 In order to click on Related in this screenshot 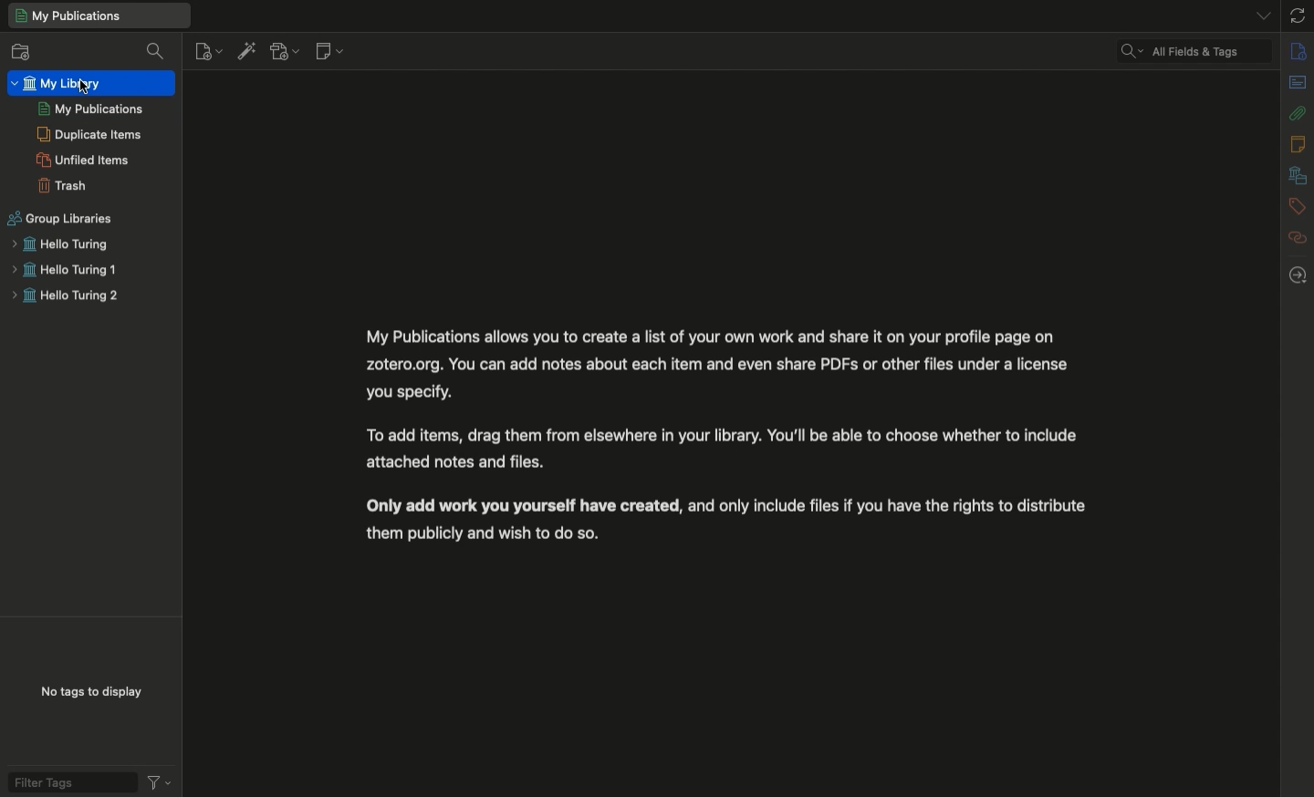, I will do `click(1298, 237)`.